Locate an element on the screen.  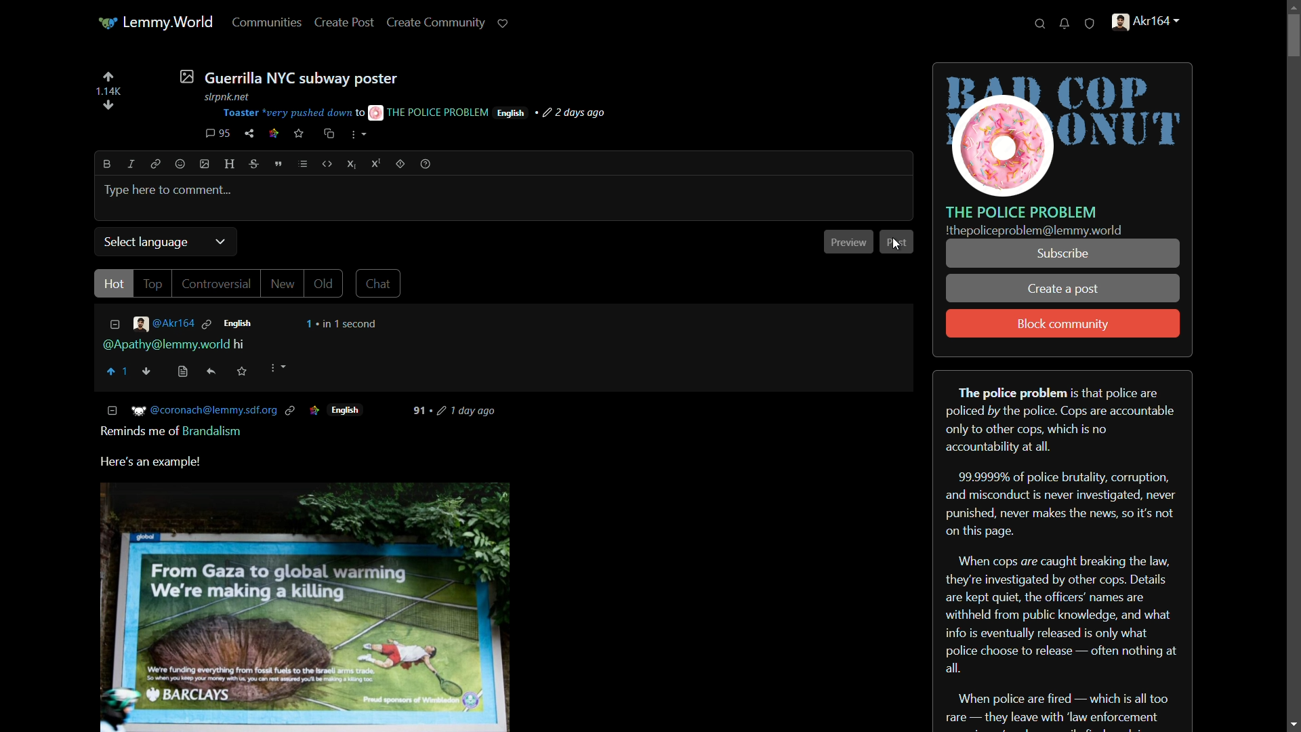
hi is located at coordinates (245, 344).